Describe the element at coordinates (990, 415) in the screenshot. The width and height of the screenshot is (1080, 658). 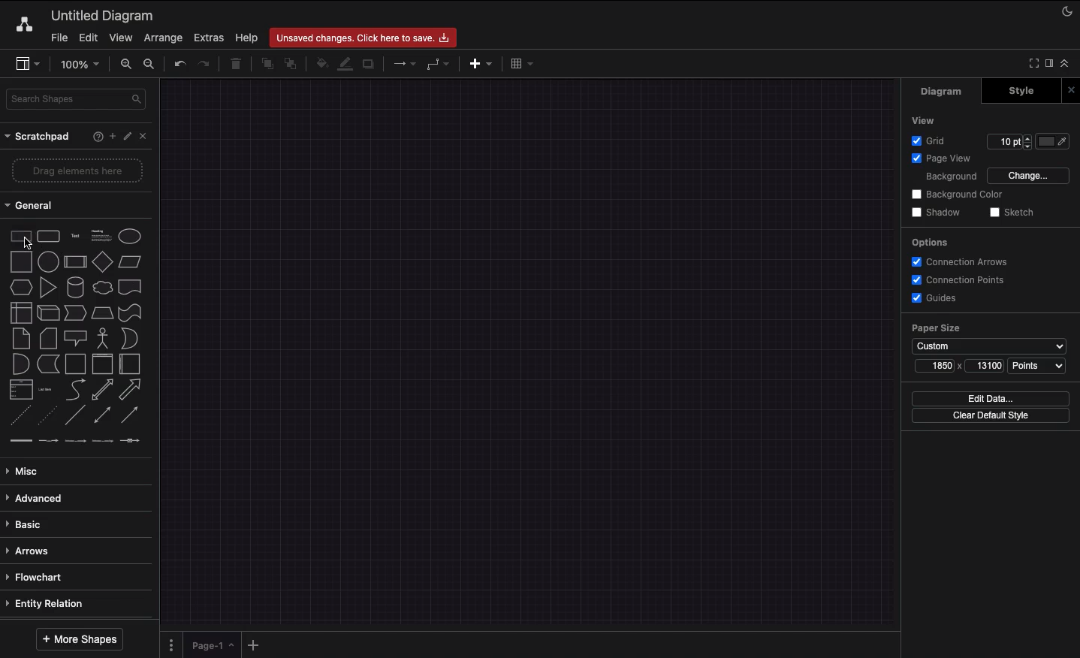
I see `Clear default style` at that location.